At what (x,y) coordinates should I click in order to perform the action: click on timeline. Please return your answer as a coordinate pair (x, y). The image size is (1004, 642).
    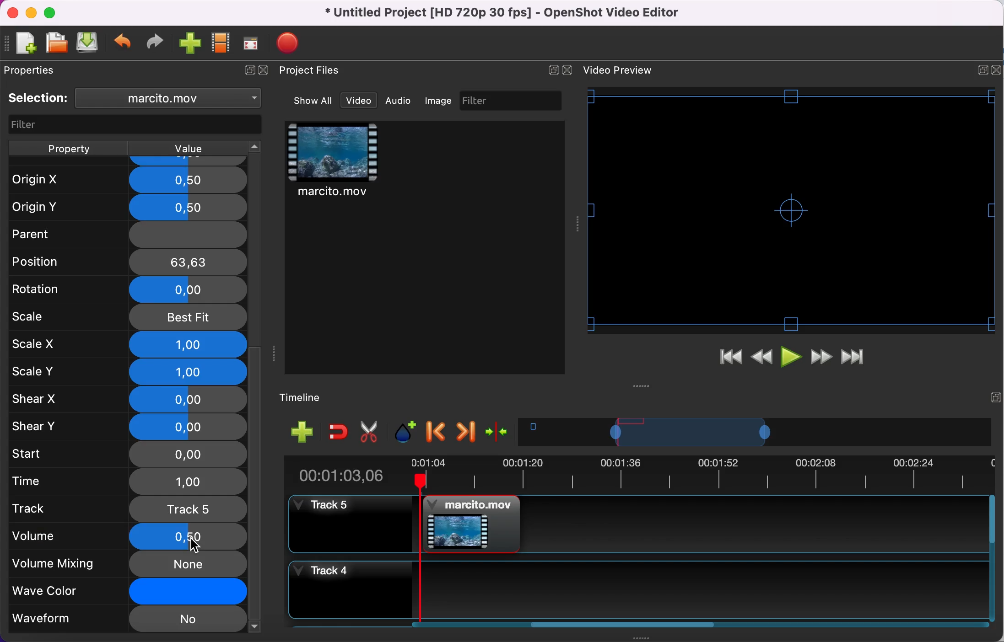
    Looking at the image, I should click on (308, 398).